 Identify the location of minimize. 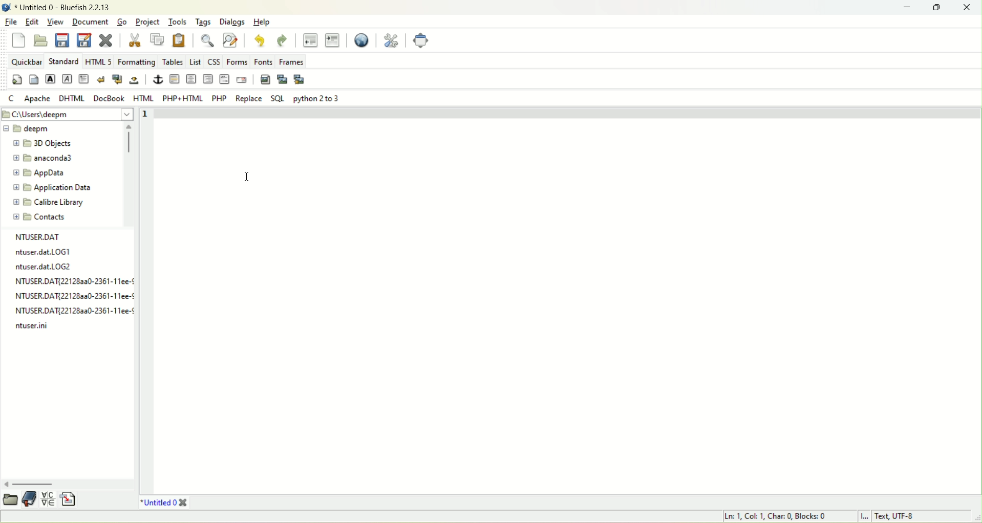
(910, 6).